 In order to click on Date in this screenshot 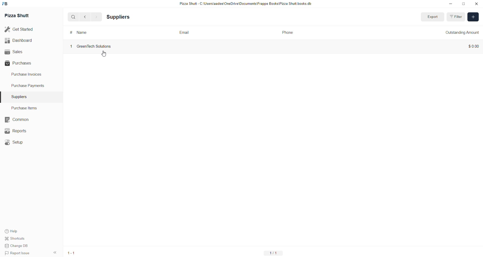, I will do `click(286, 33)`.